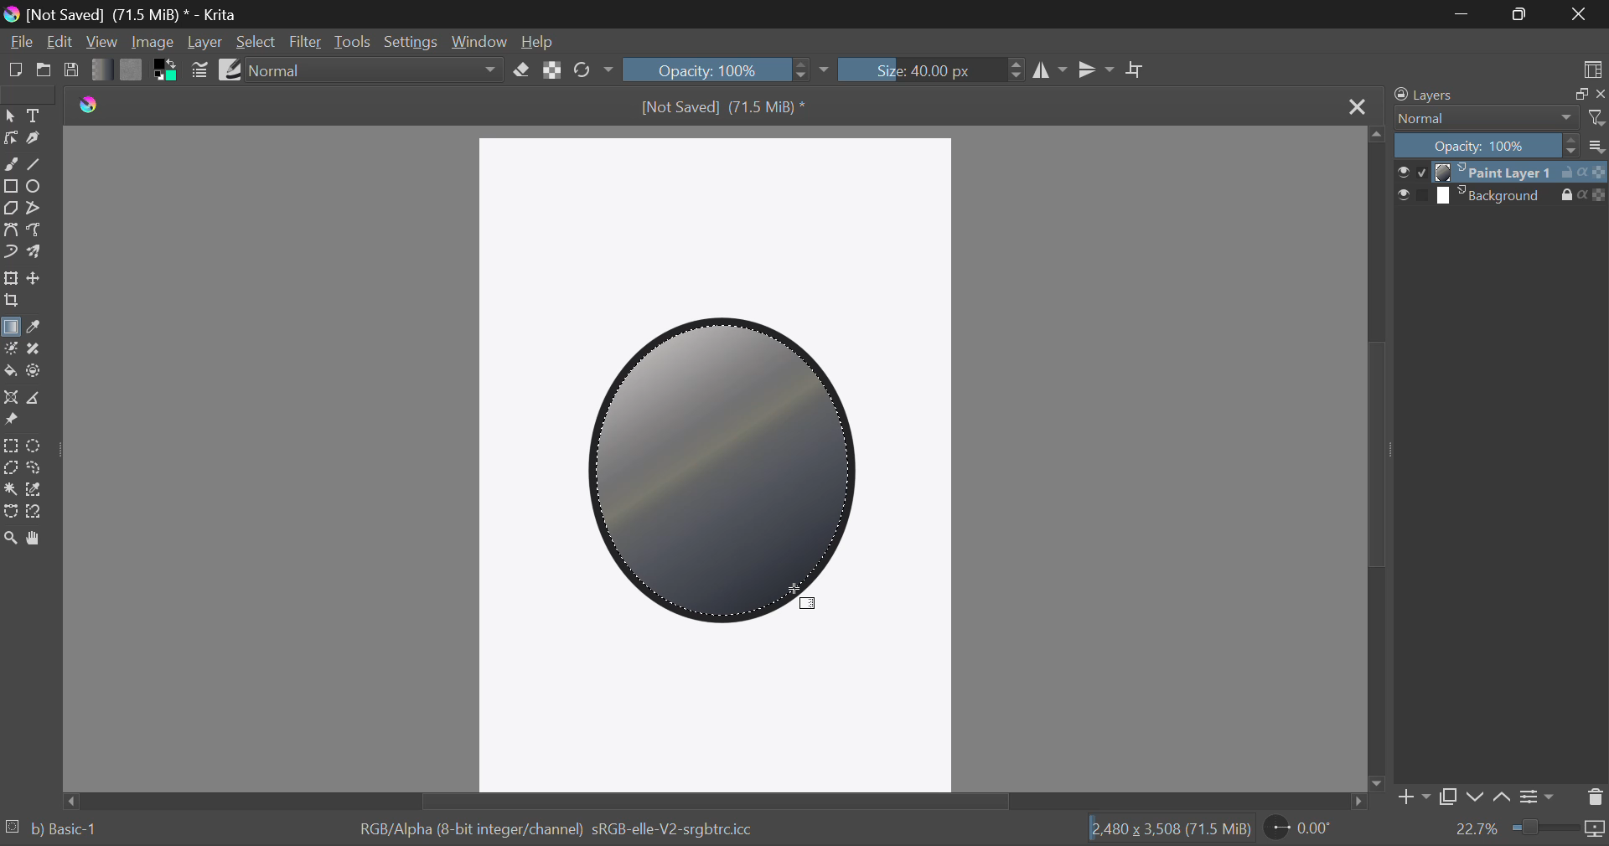 The height and width of the screenshot is (846, 1609). Describe the element at coordinates (39, 211) in the screenshot. I see `Polyline` at that location.